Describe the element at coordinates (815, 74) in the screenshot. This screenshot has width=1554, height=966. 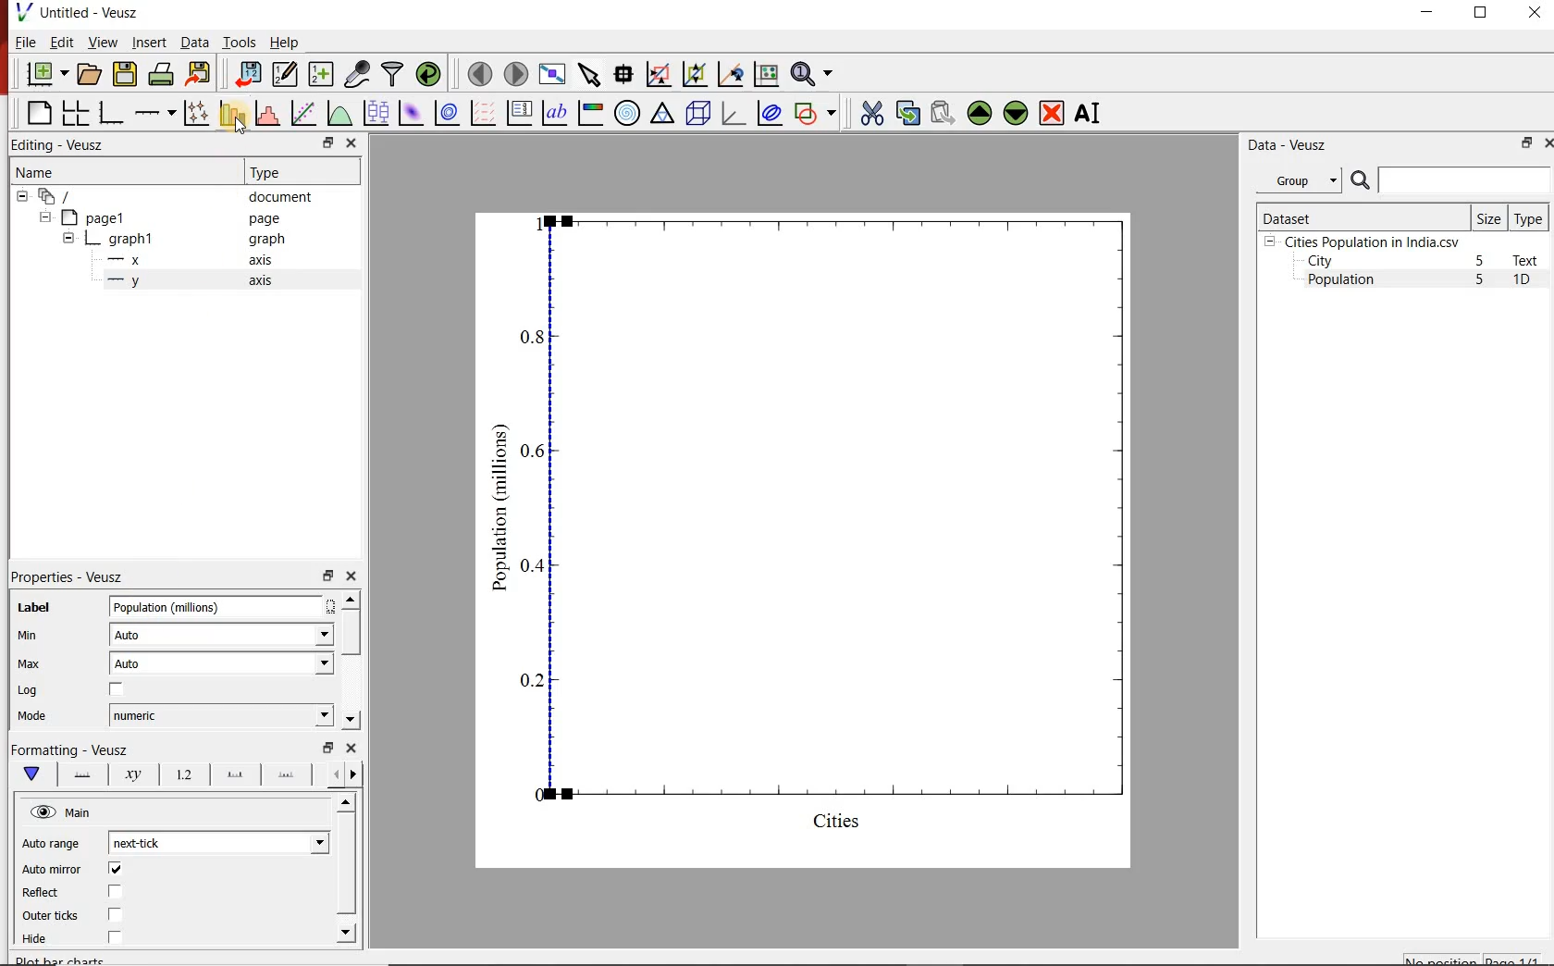
I see `zoom functions menu` at that location.